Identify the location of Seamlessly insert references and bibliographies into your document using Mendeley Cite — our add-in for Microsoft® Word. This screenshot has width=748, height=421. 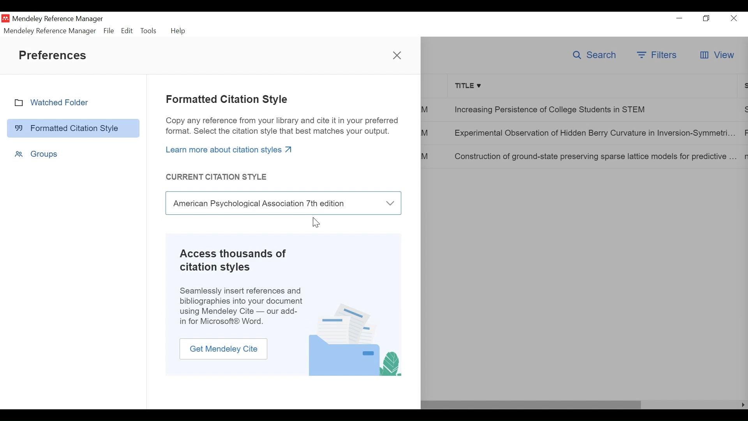
(242, 306).